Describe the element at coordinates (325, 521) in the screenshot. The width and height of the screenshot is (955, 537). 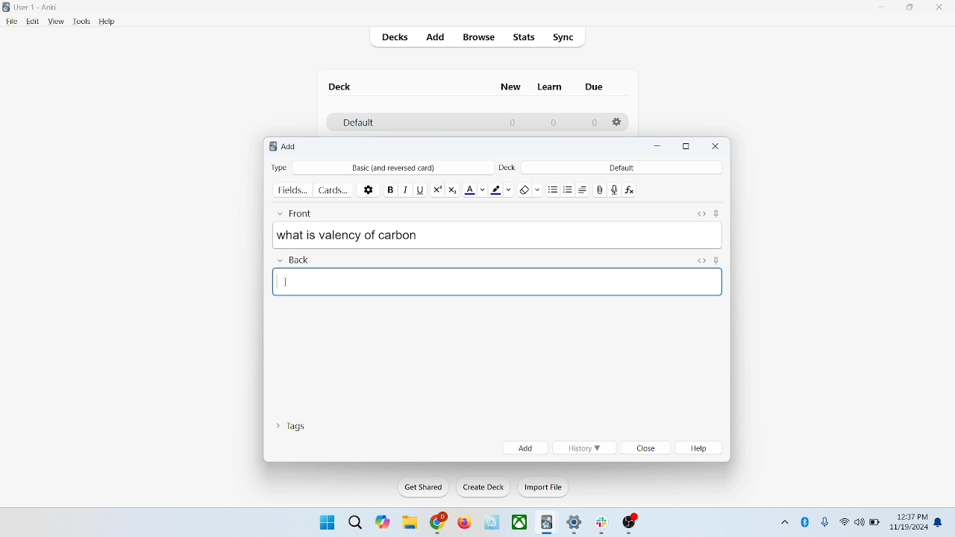
I see `window` at that location.